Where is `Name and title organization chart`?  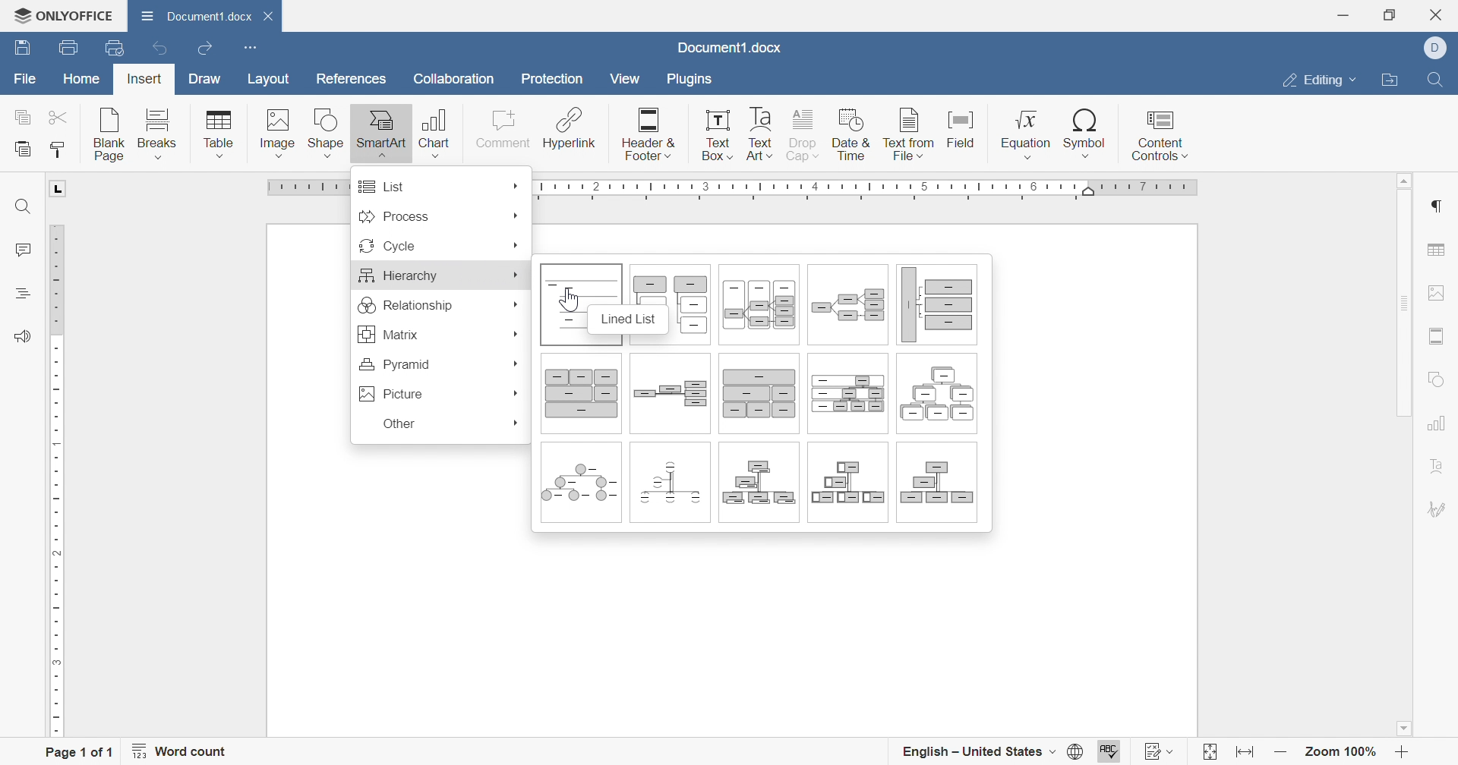
Name and title organization chart is located at coordinates (762, 487).